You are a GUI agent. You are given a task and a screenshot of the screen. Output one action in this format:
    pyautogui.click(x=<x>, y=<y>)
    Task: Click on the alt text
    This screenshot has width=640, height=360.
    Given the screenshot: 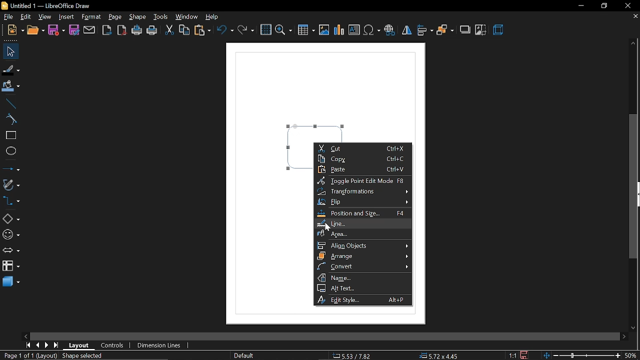 What is the action you would take?
    pyautogui.click(x=362, y=287)
    